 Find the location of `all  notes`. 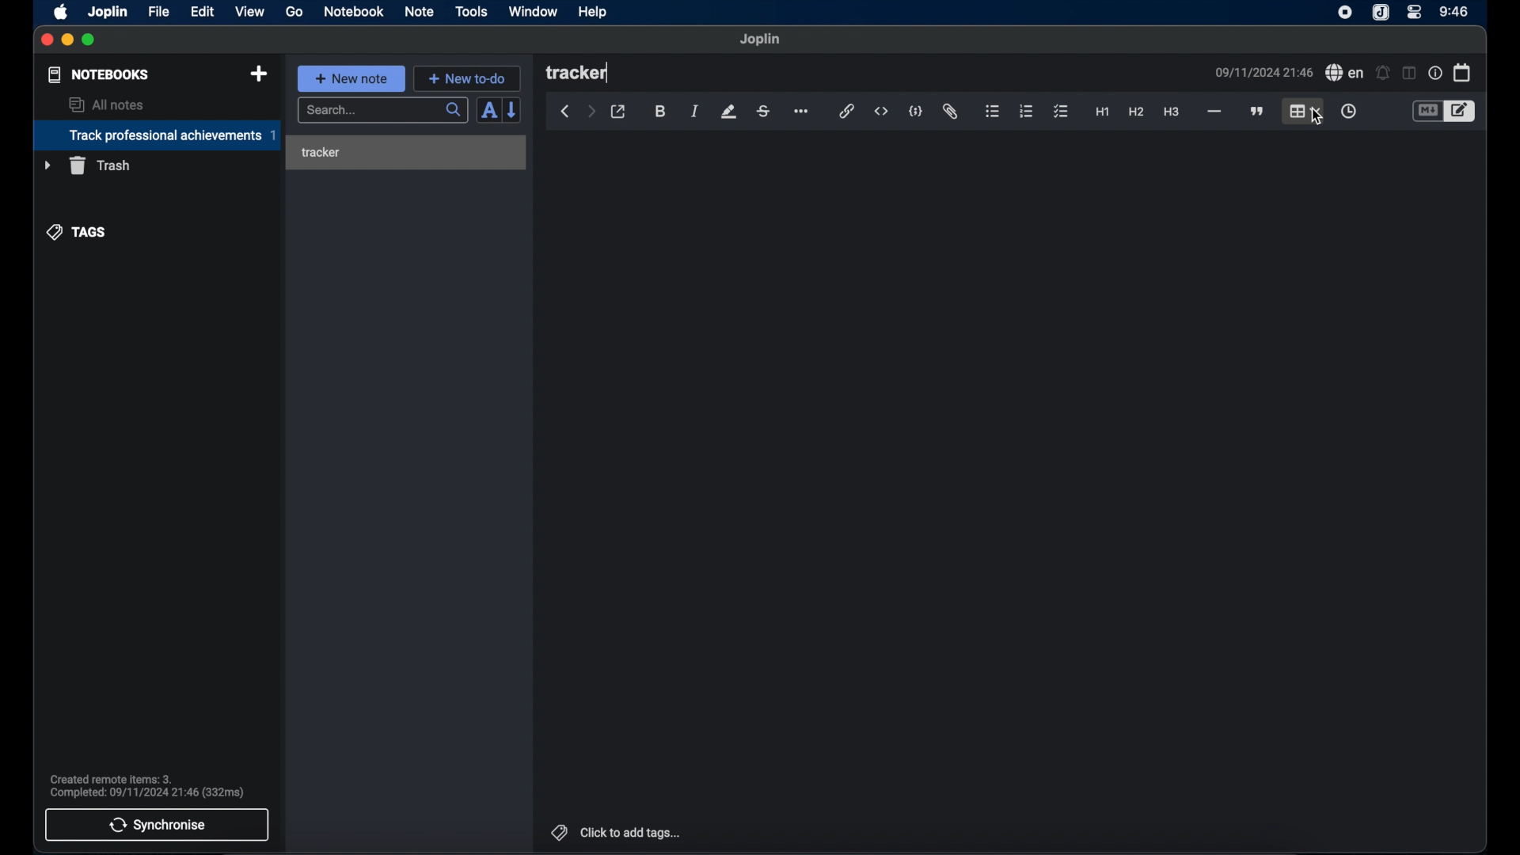

all  notes is located at coordinates (106, 104).